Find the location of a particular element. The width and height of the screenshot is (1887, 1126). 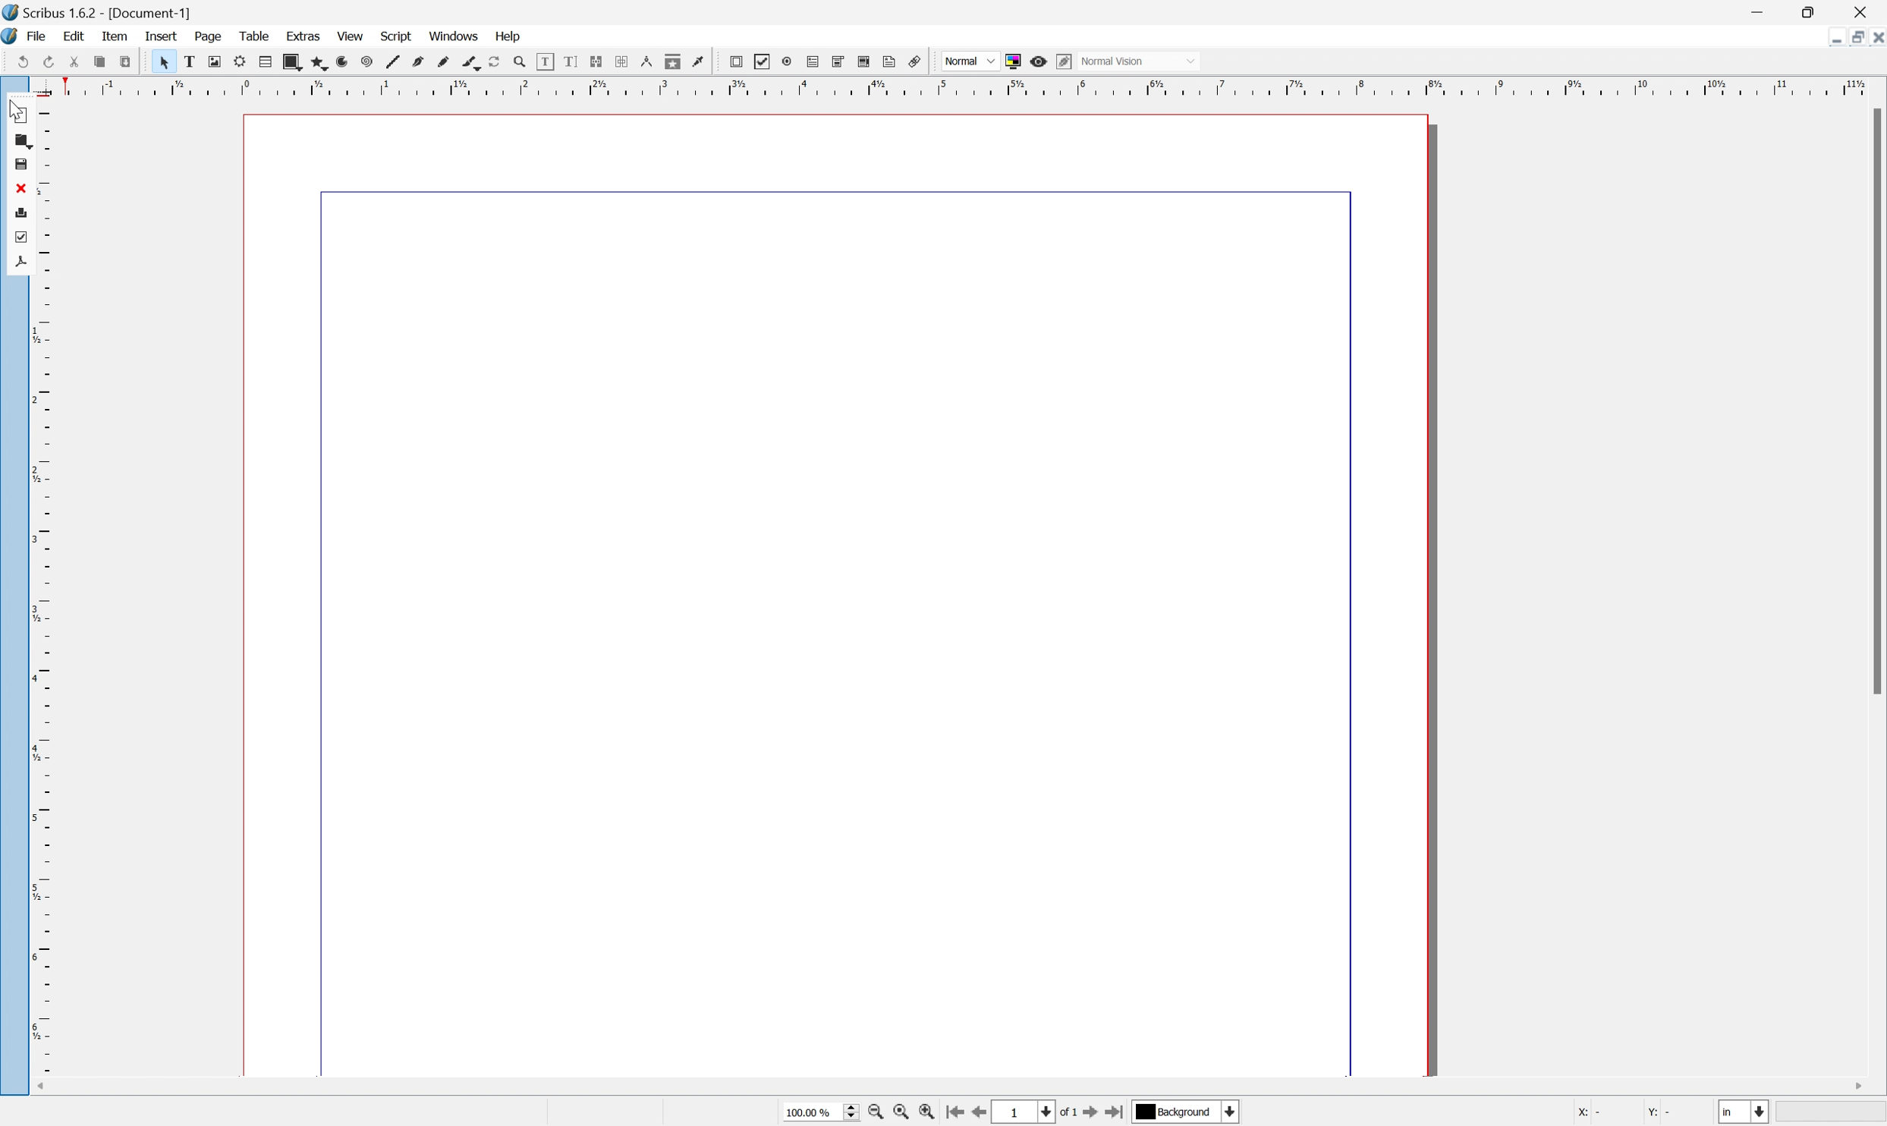

page is located at coordinates (209, 36).